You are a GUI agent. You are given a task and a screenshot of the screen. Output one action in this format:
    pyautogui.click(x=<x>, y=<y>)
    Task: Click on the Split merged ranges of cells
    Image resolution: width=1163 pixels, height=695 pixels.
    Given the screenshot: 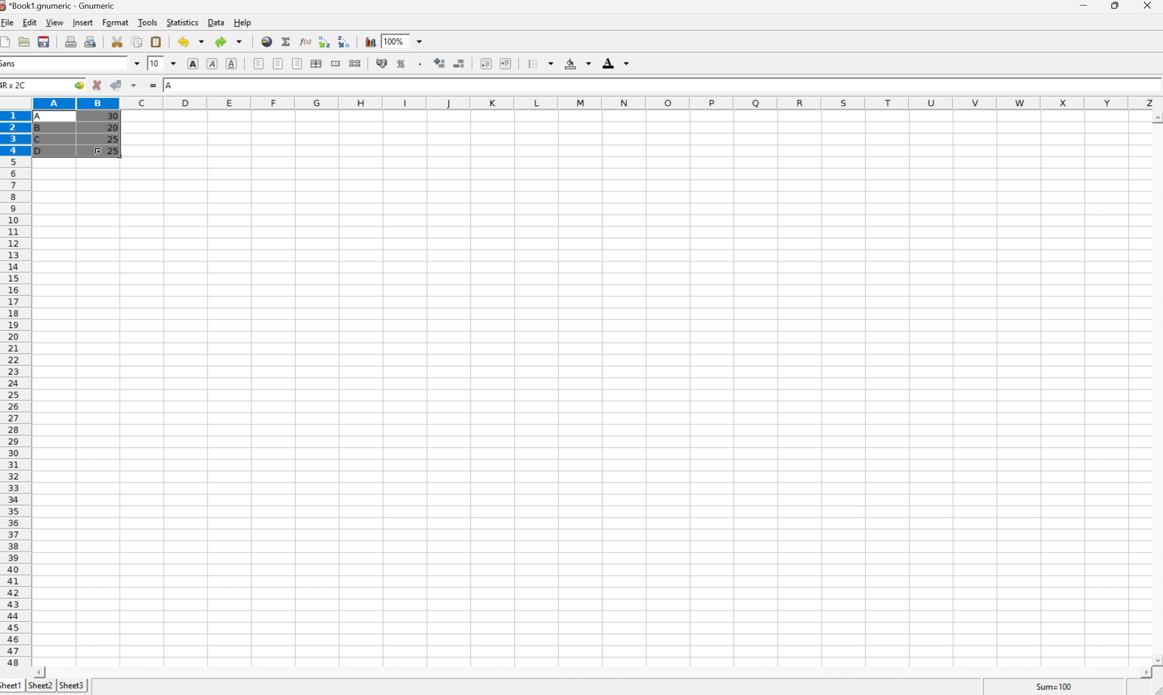 What is the action you would take?
    pyautogui.click(x=354, y=64)
    